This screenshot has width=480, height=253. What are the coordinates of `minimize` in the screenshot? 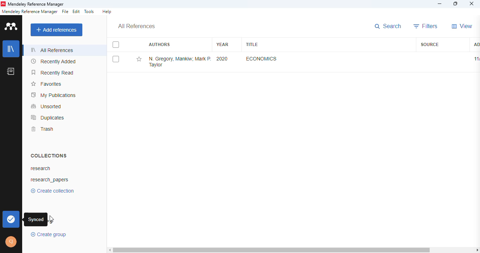 It's located at (440, 4).